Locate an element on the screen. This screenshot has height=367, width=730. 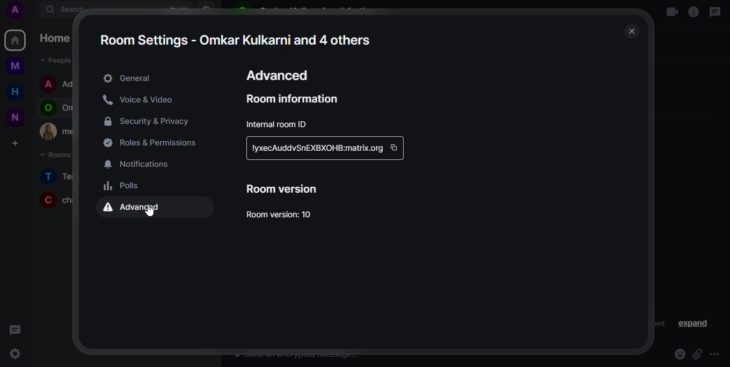
internal room id is located at coordinates (278, 124).